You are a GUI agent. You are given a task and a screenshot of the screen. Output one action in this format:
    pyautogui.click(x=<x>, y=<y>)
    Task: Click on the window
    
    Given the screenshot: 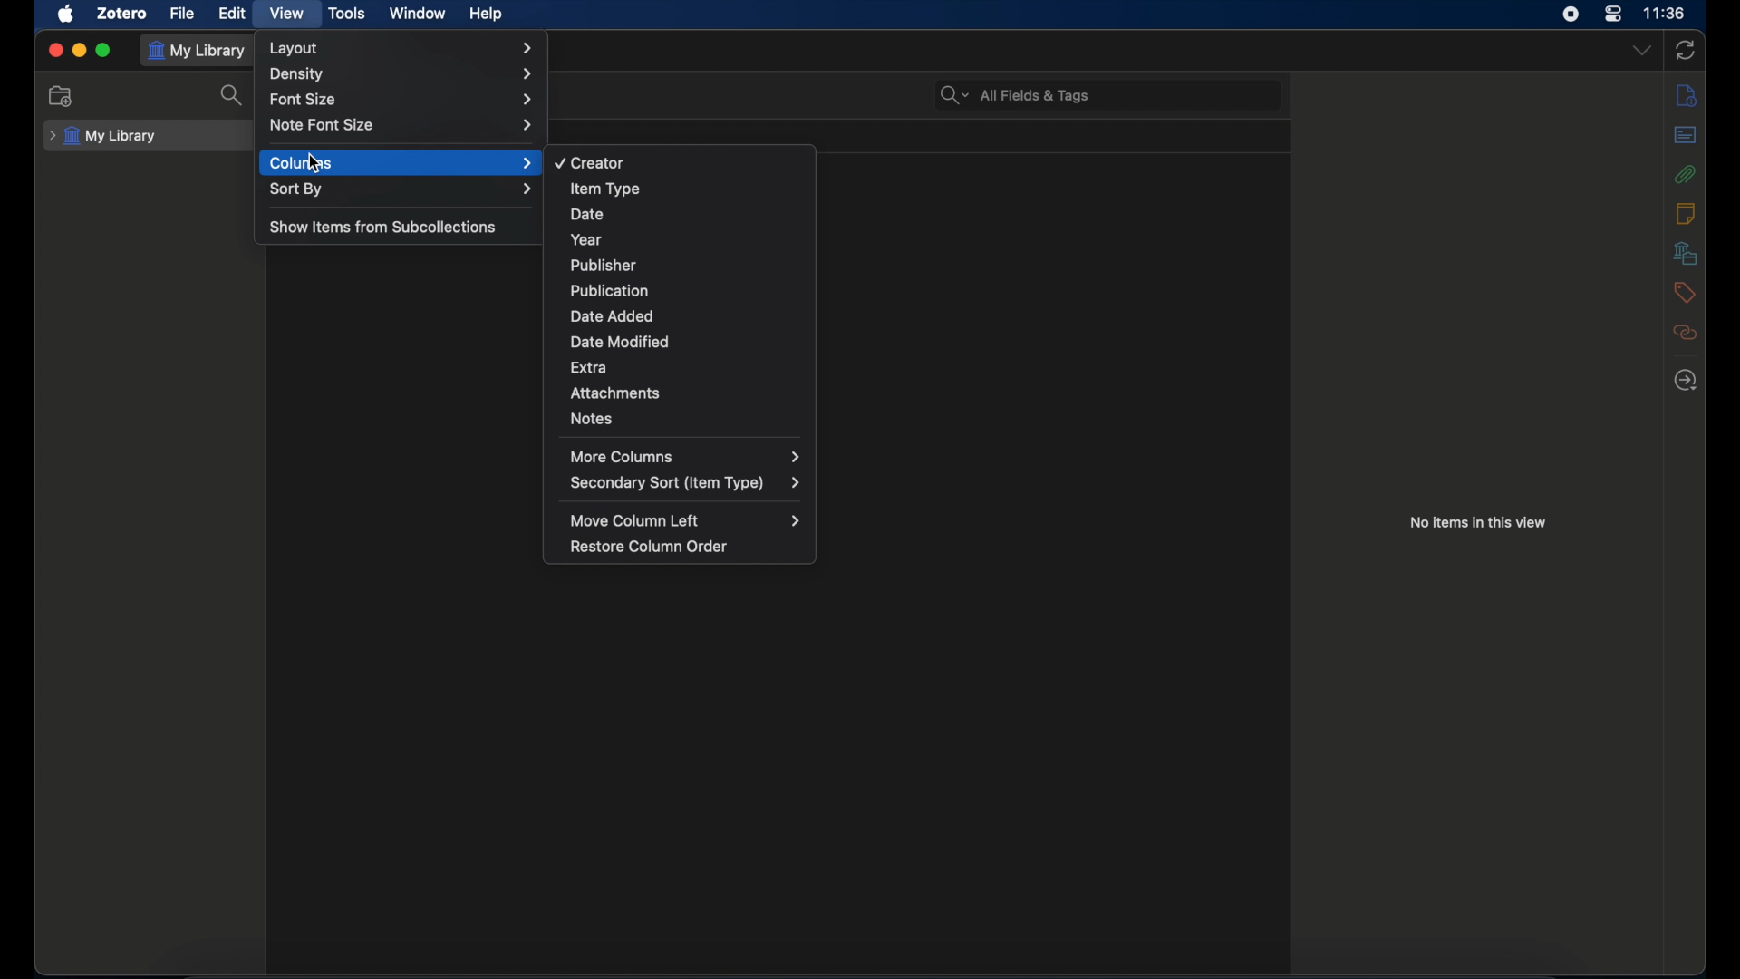 What is the action you would take?
    pyautogui.click(x=420, y=14)
    